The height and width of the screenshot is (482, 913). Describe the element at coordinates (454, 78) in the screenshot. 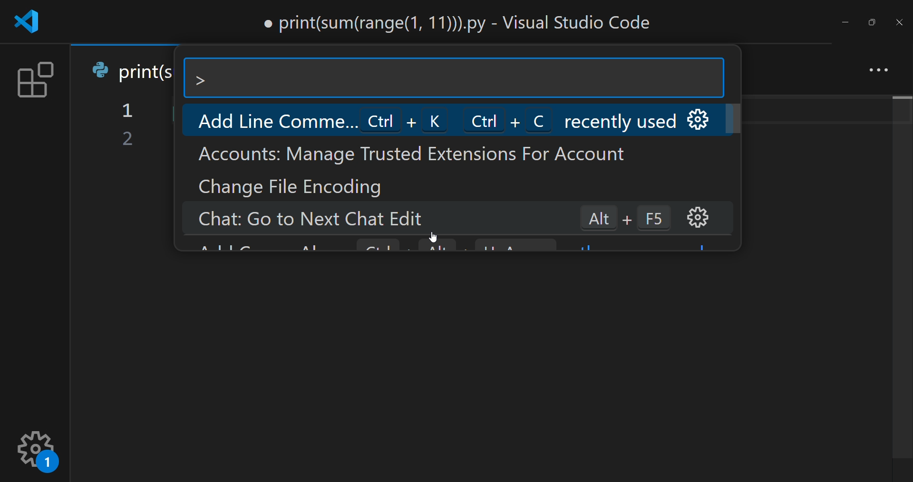

I see `search bar` at that location.